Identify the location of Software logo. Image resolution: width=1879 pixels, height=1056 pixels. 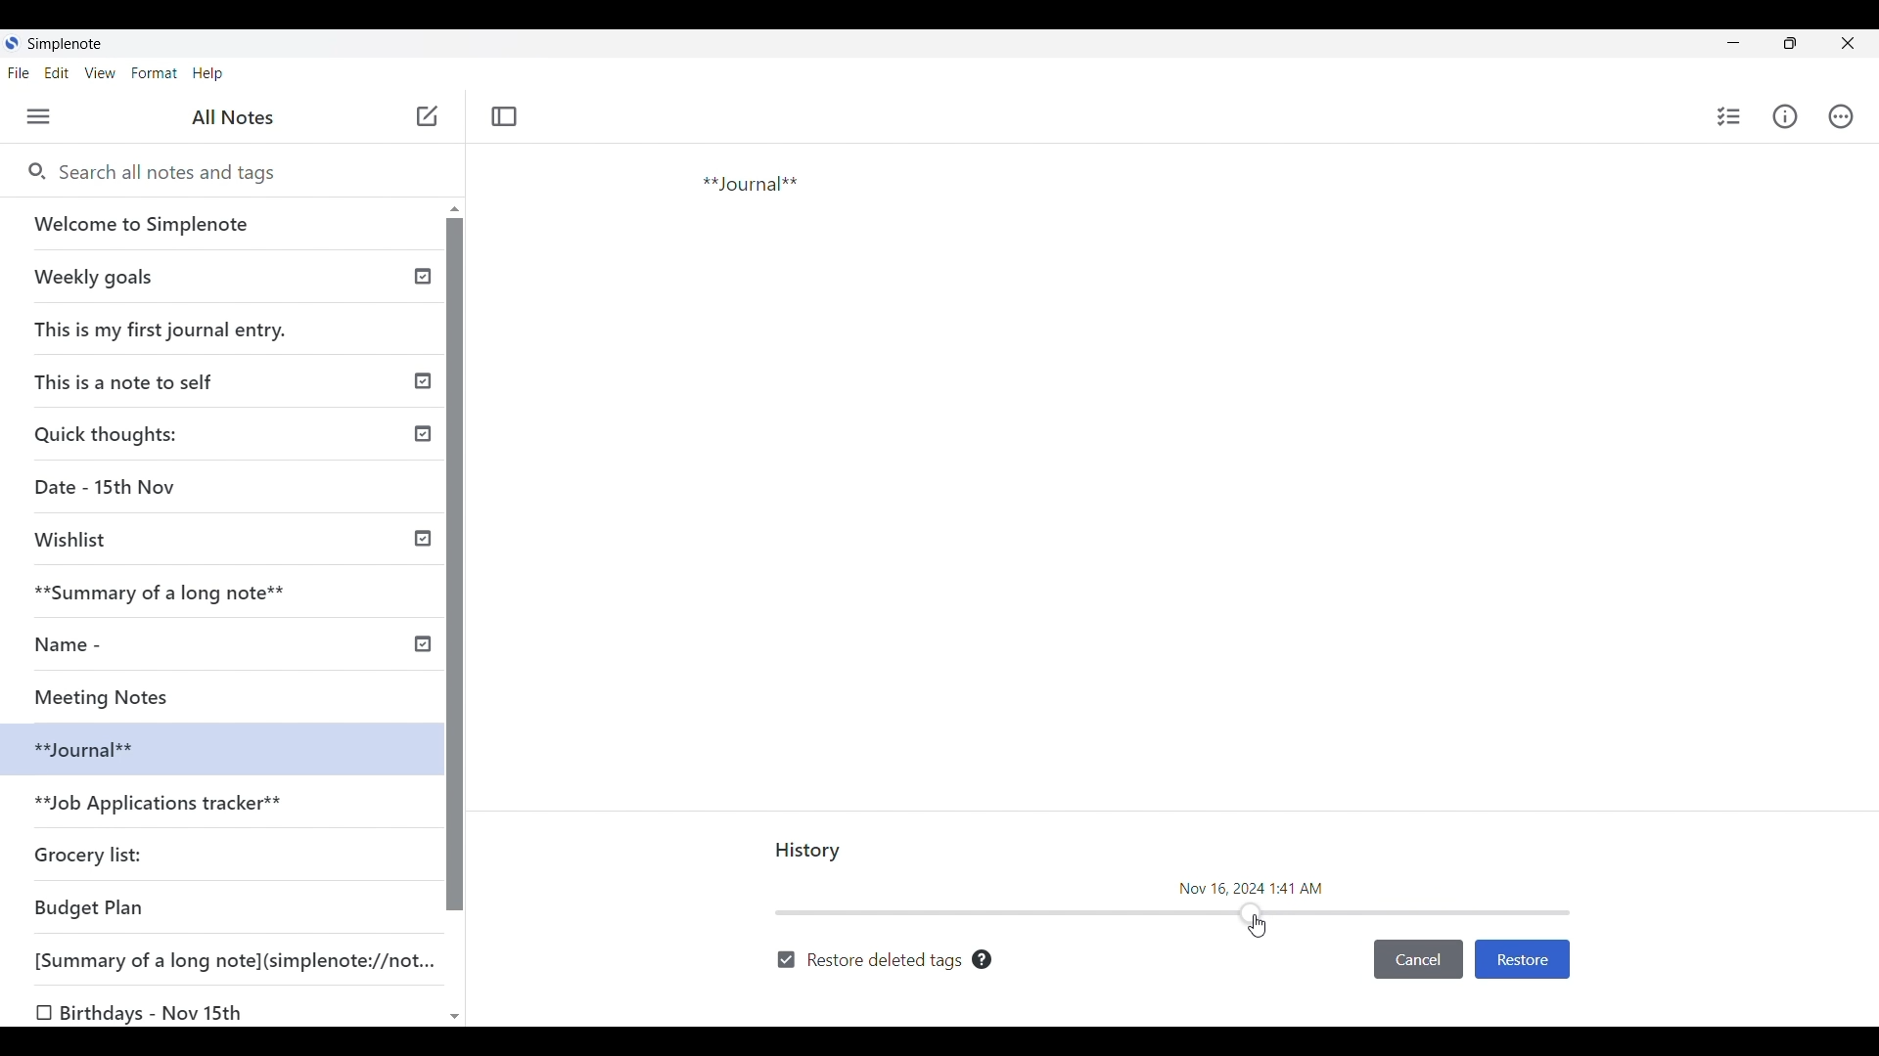
(12, 42).